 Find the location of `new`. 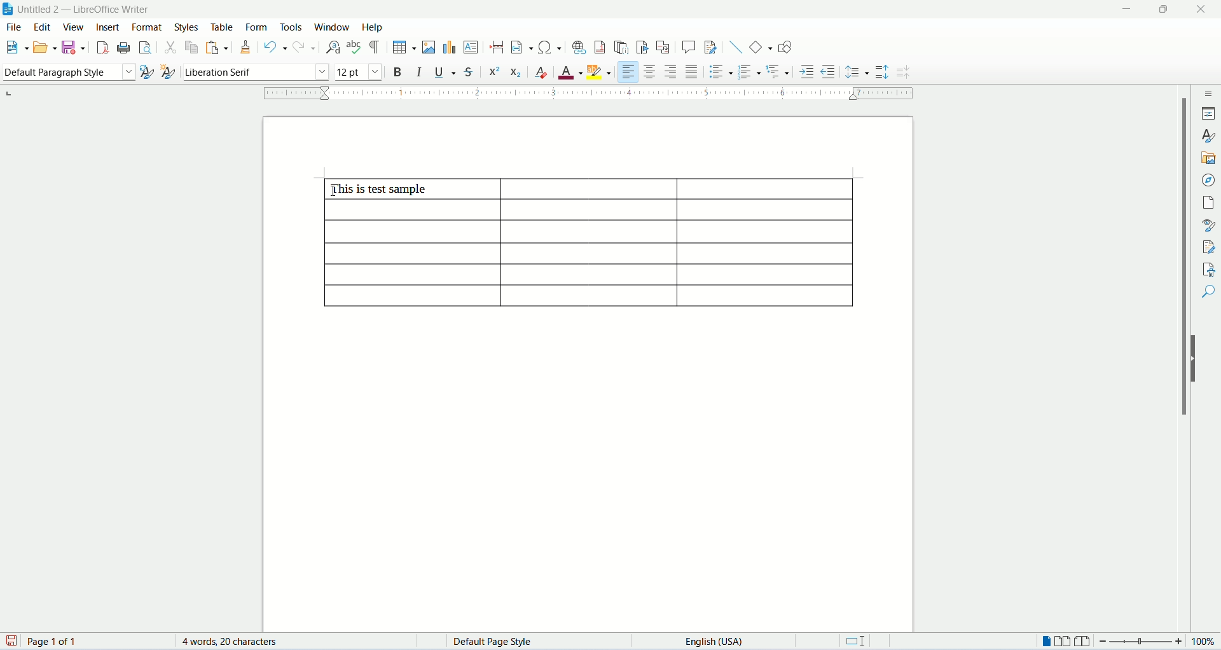

new is located at coordinates (15, 46).